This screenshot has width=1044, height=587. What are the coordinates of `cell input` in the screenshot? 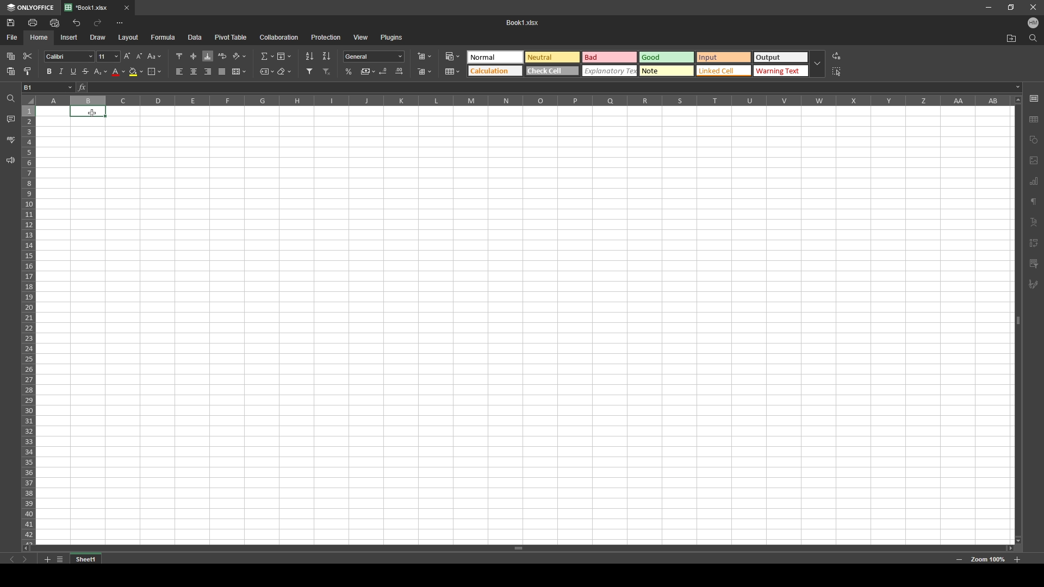 It's located at (550, 88).